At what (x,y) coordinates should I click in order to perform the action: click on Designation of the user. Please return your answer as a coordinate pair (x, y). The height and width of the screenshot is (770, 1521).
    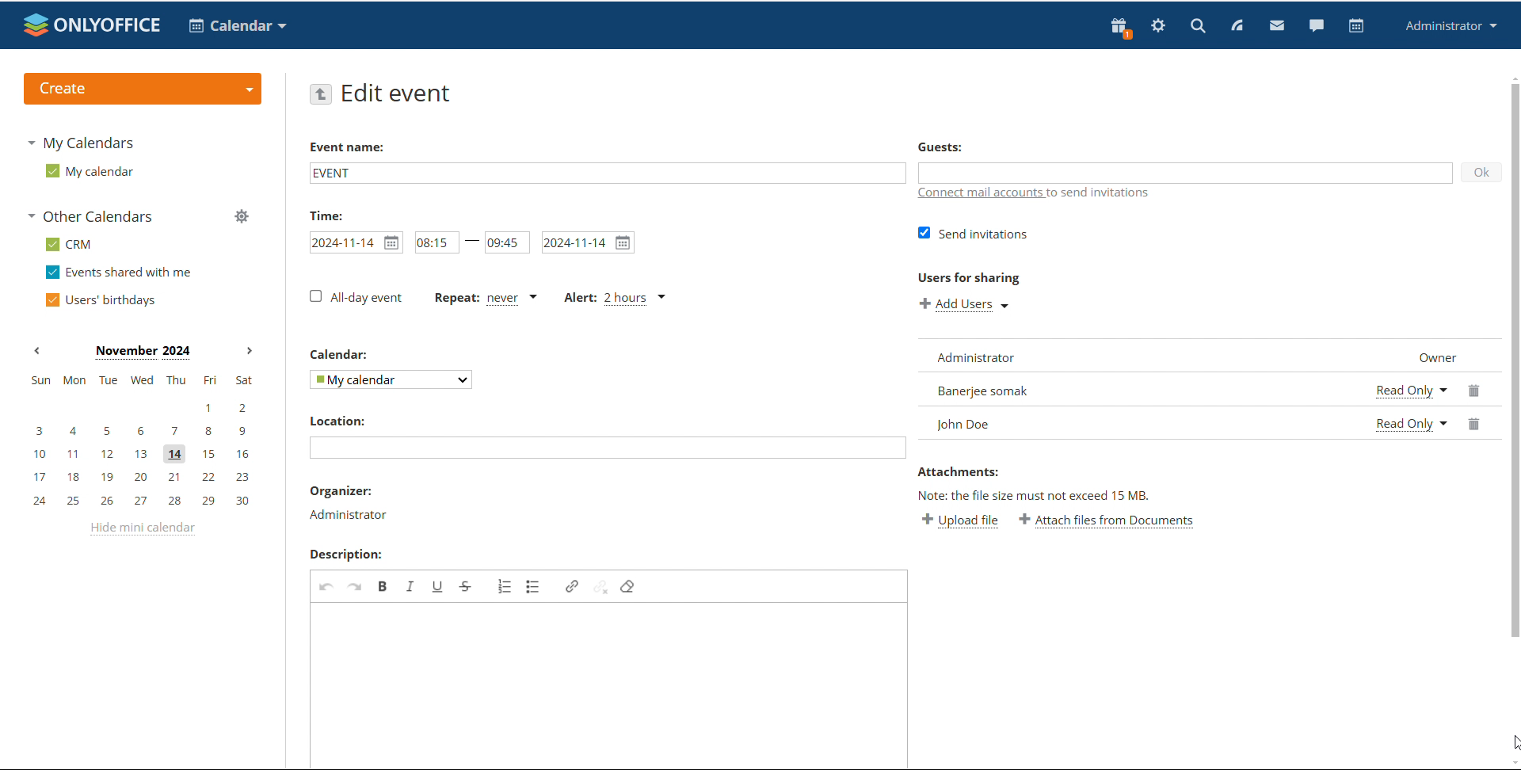
    Looking at the image, I should click on (1438, 357).